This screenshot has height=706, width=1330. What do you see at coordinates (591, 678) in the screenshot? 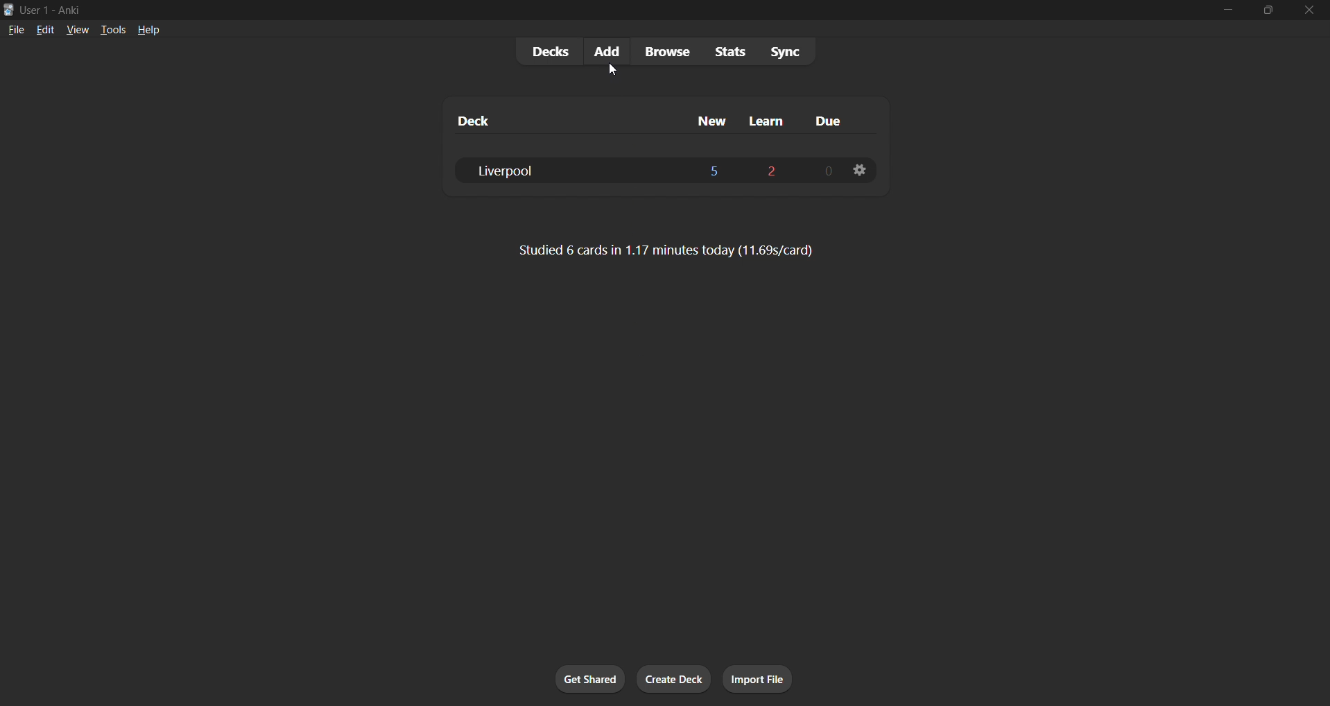
I see `get shared` at bounding box center [591, 678].